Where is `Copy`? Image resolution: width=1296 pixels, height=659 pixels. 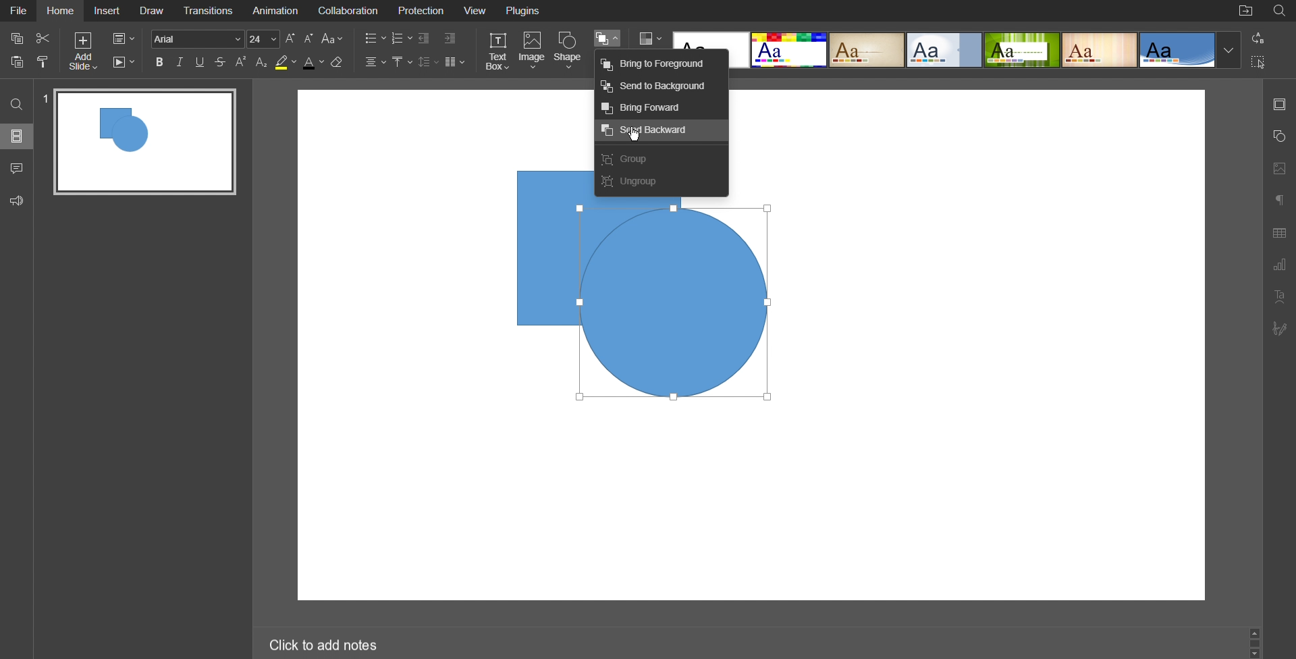
Copy is located at coordinates (16, 40).